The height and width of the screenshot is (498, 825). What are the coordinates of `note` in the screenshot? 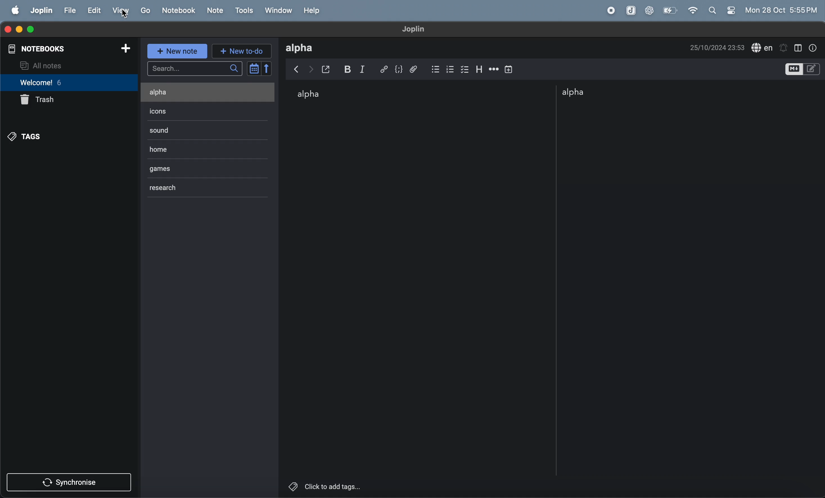 It's located at (215, 11).